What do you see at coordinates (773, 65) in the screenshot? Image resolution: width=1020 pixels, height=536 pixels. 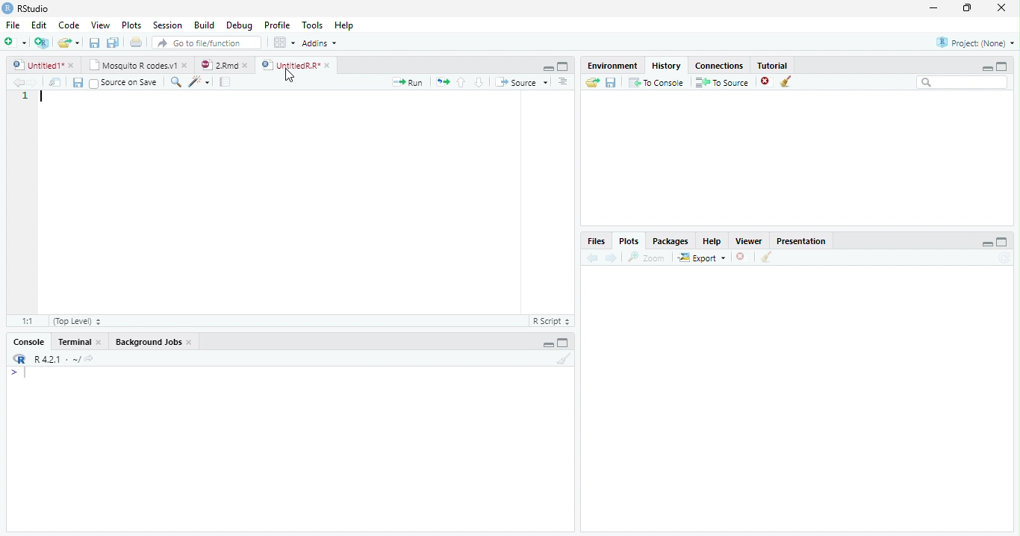 I see `Tutorial` at bounding box center [773, 65].